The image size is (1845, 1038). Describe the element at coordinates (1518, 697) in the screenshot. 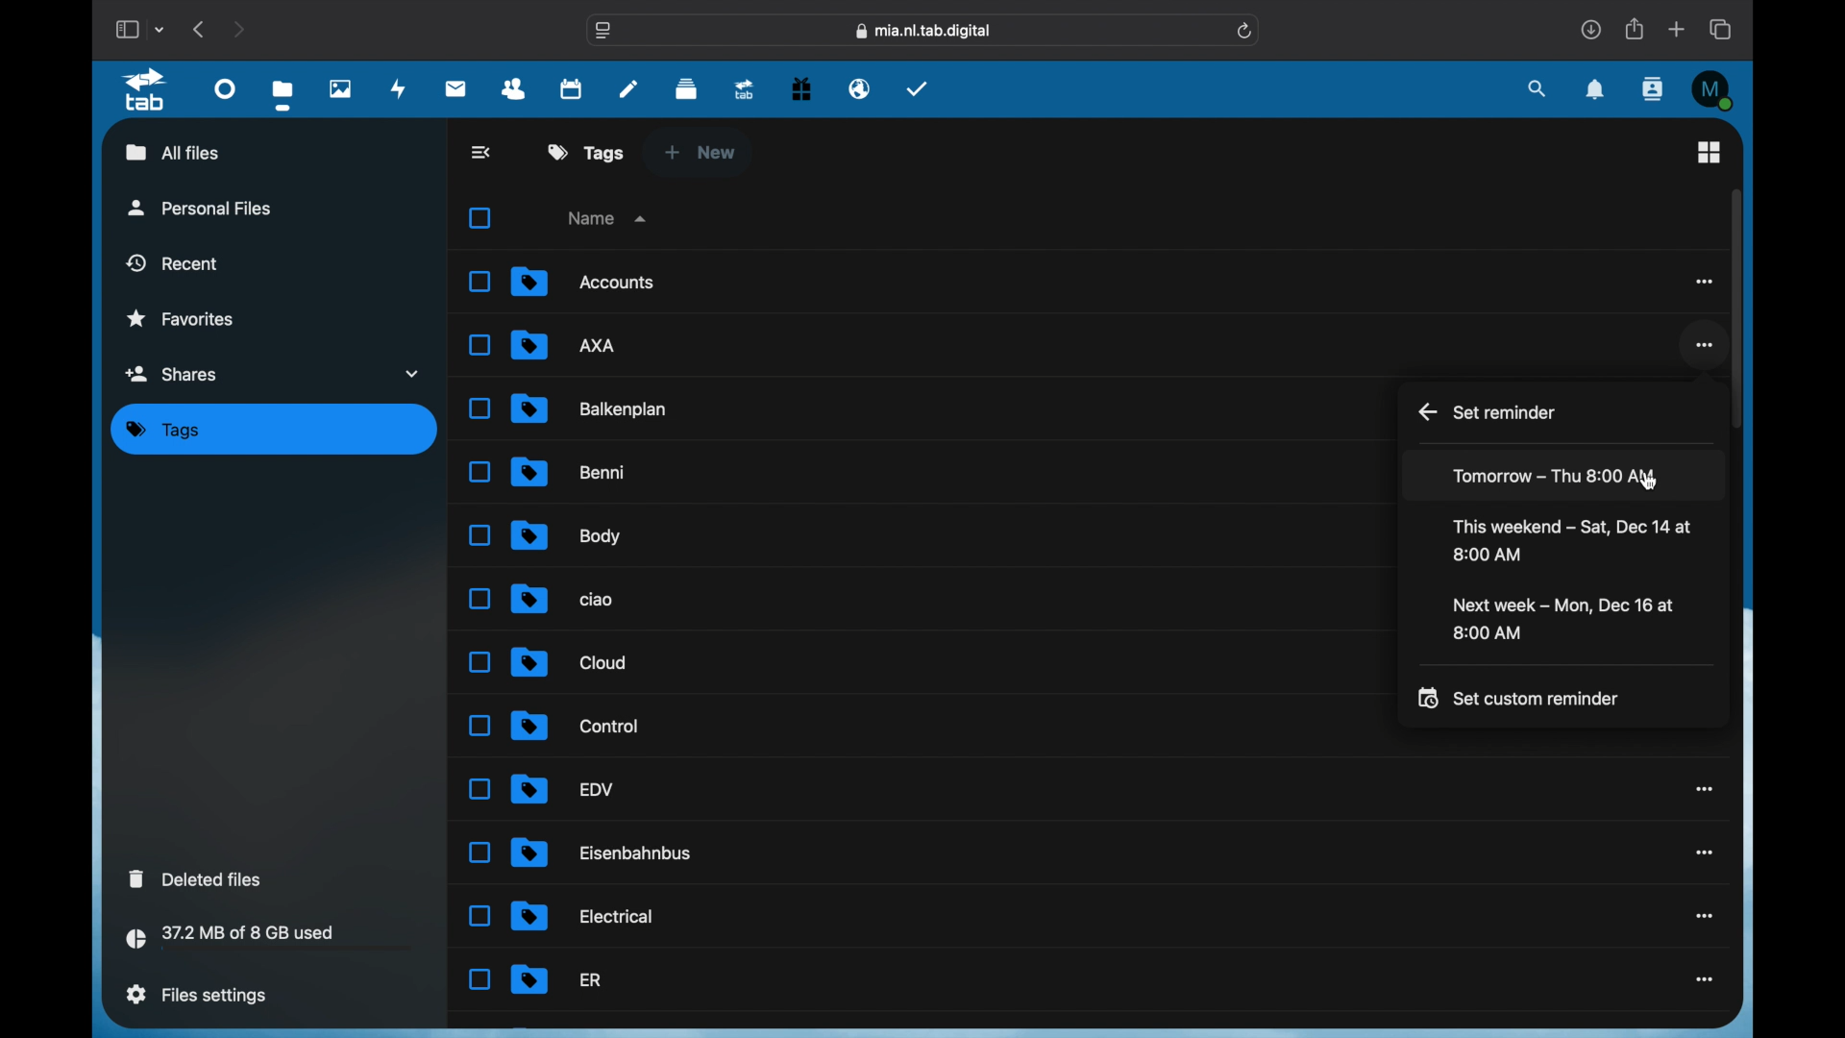

I see `set custom reminder` at that location.